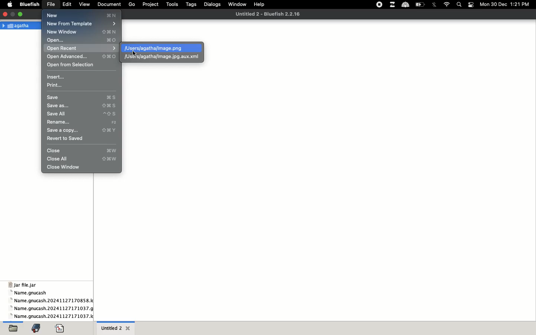 The width and height of the screenshot is (536, 335). I want to click on extensions, so click(393, 4).